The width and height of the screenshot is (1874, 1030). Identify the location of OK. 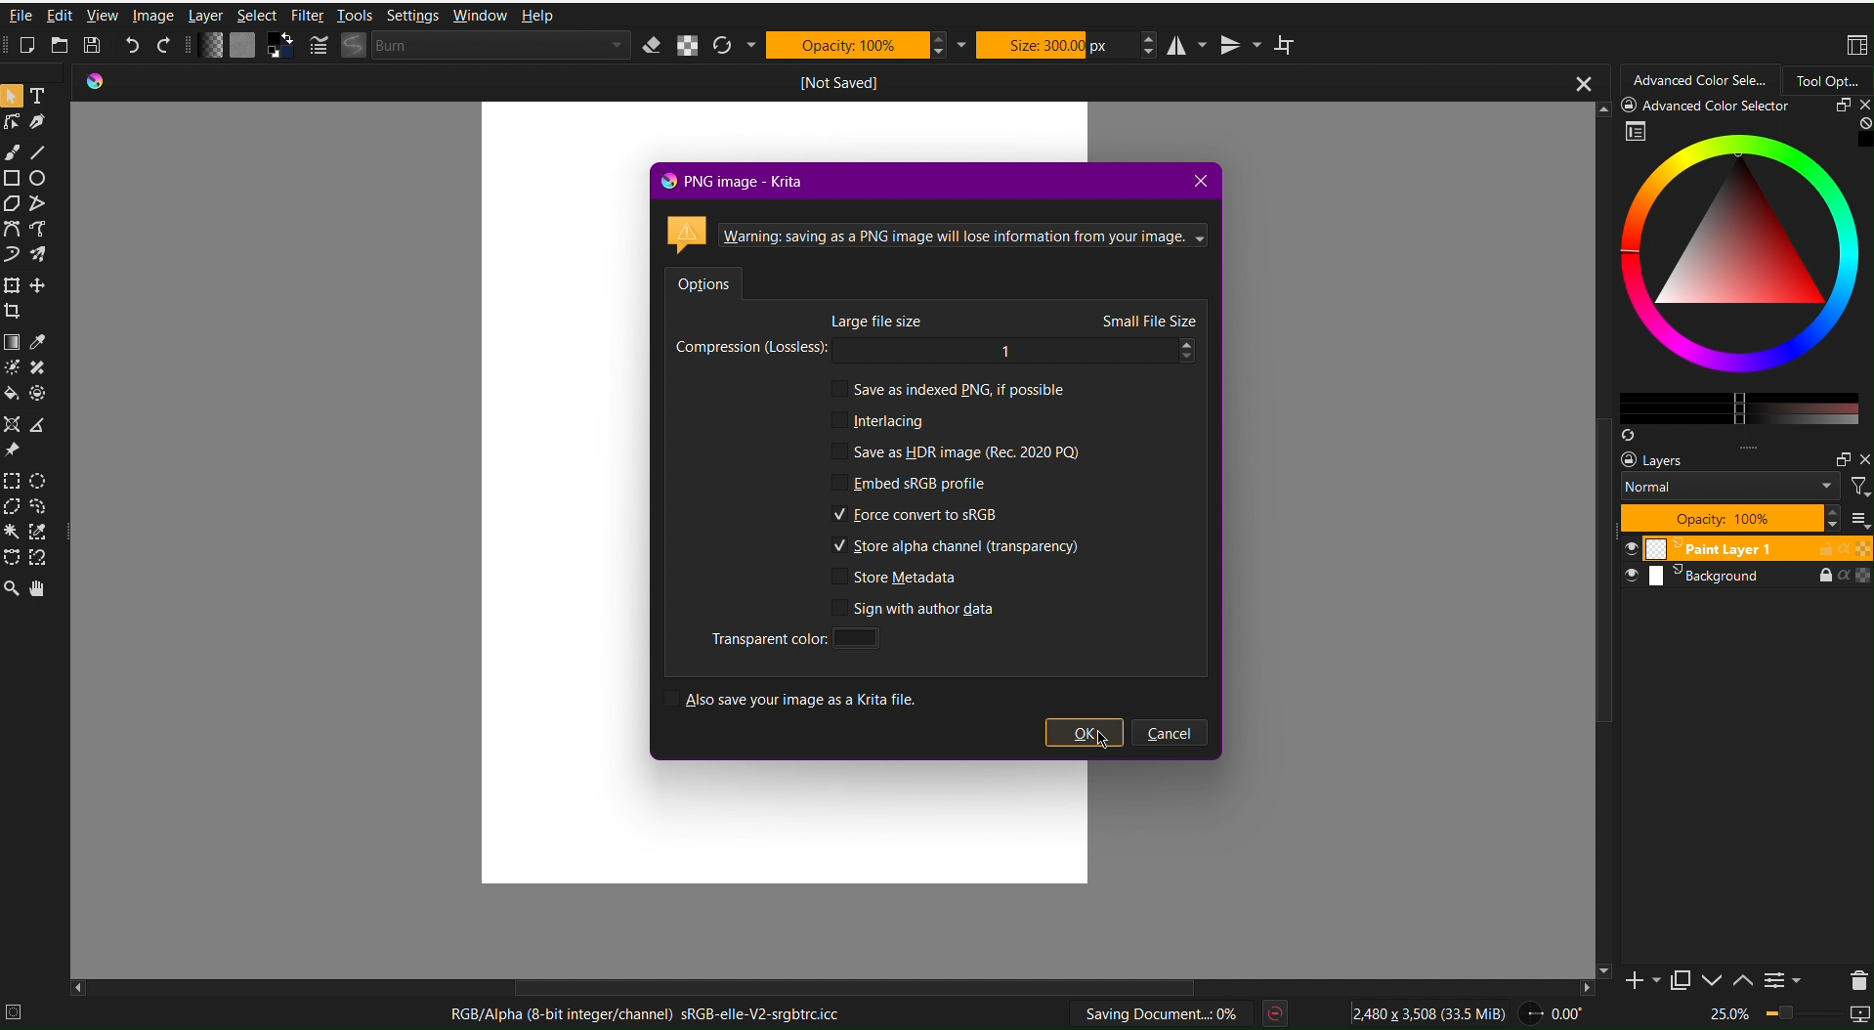
(1084, 733).